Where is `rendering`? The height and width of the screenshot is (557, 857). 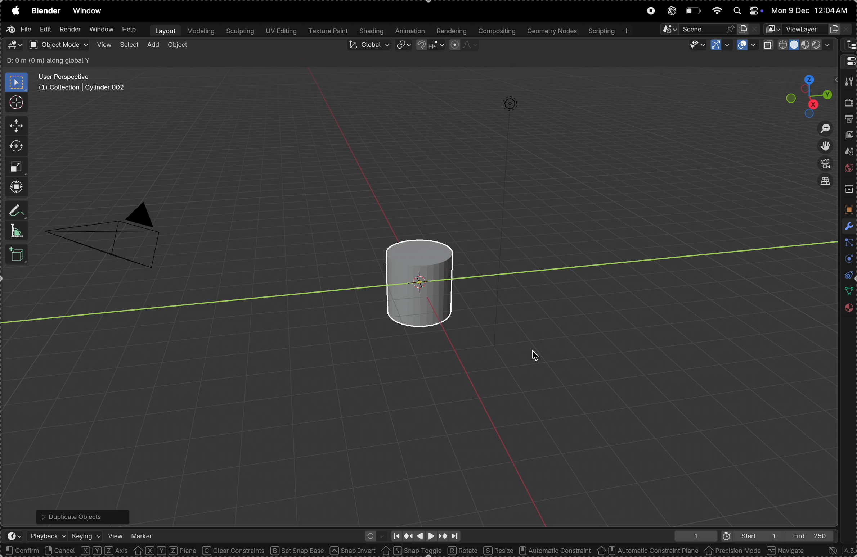
rendering is located at coordinates (450, 31).